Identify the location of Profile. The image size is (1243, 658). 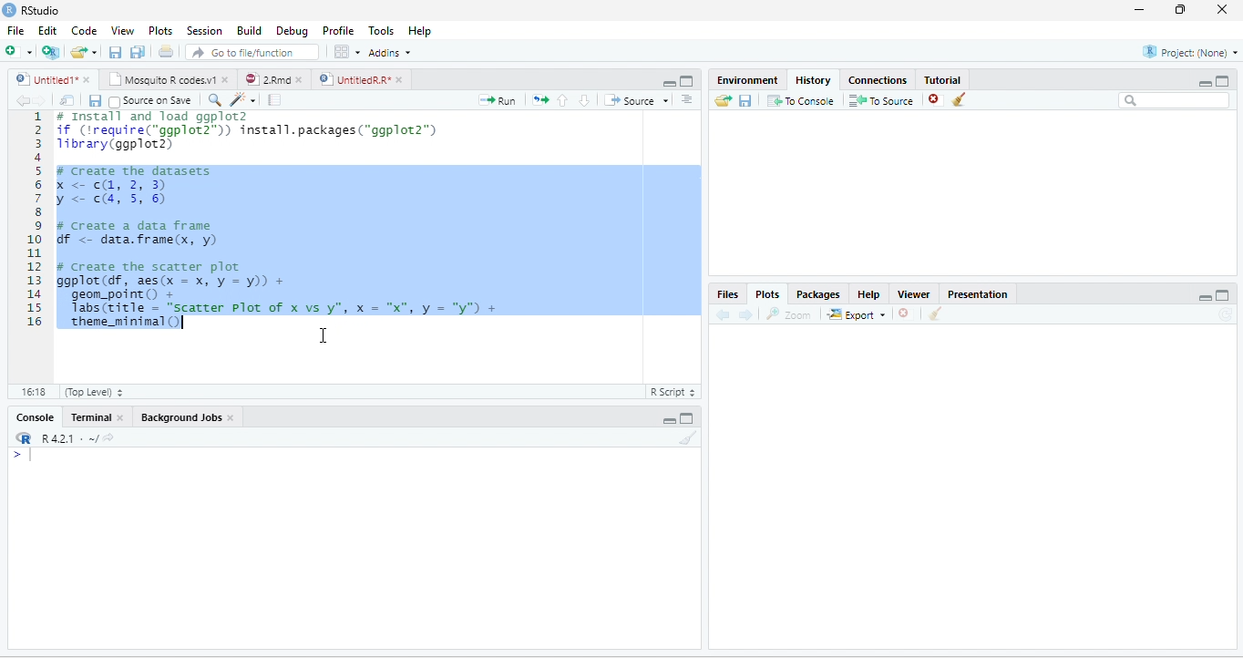
(338, 30).